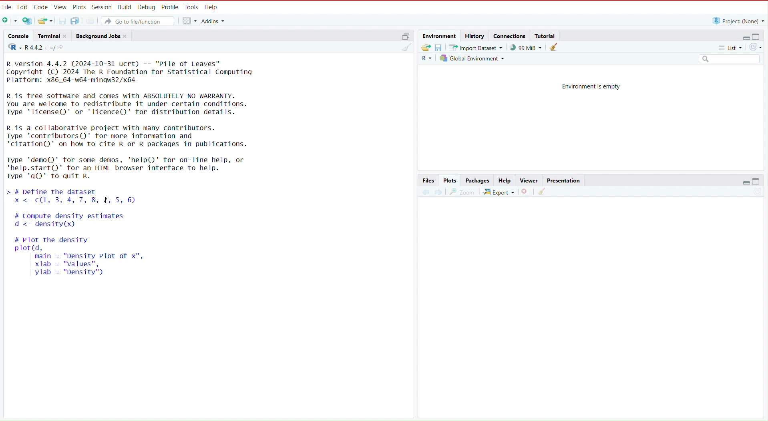 The width and height of the screenshot is (768, 421). Describe the element at coordinates (473, 60) in the screenshot. I see `global environment` at that location.